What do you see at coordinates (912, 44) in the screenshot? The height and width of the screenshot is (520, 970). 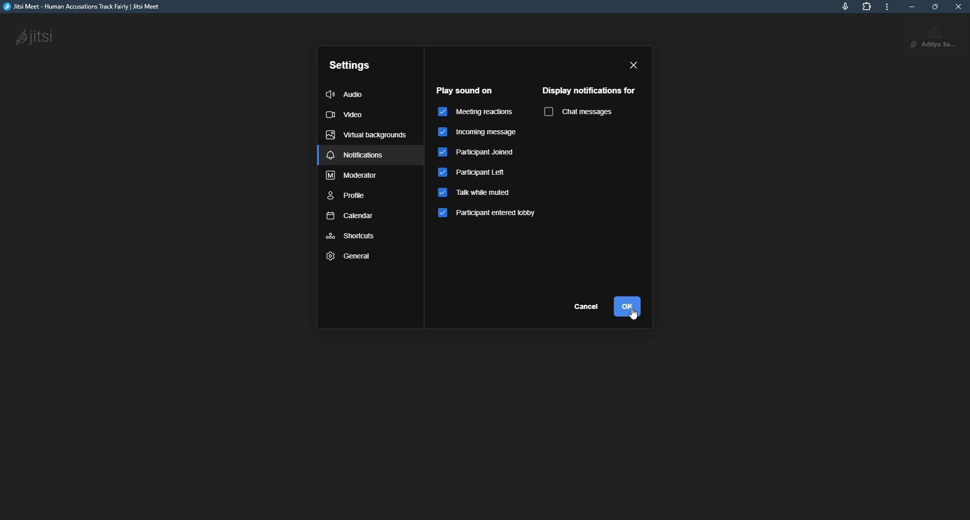 I see `unmute` at bounding box center [912, 44].